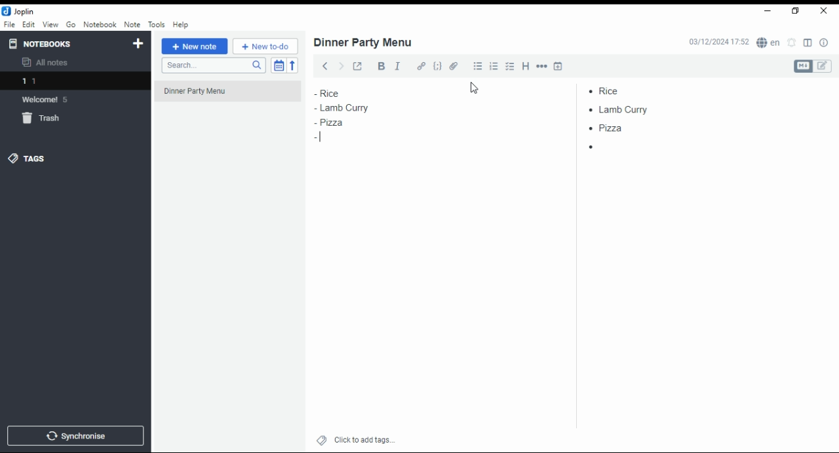 This screenshot has height=453, width=839. I want to click on tools, so click(156, 24).